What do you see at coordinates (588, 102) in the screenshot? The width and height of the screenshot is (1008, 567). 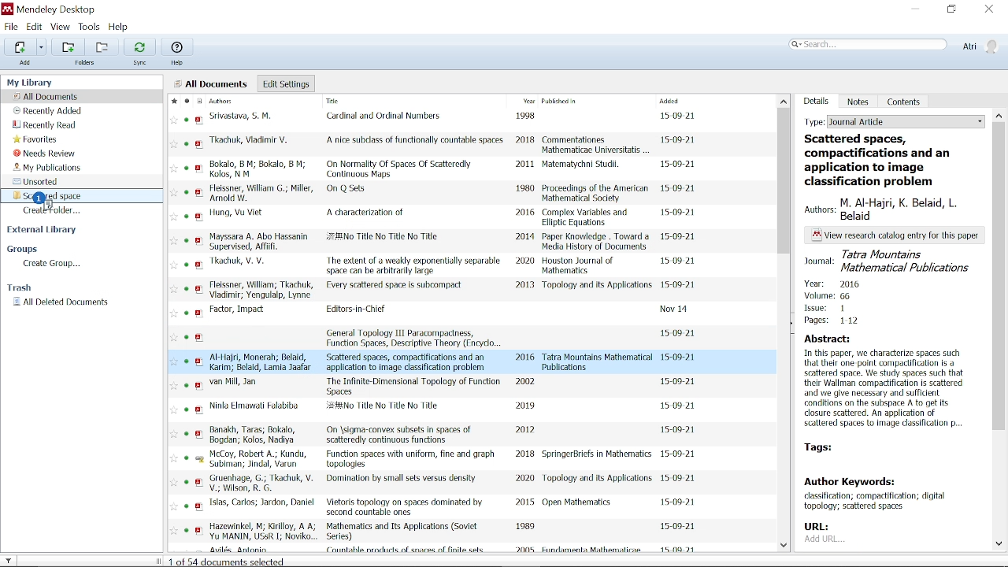 I see `Published in` at bounding box center [588, 102].